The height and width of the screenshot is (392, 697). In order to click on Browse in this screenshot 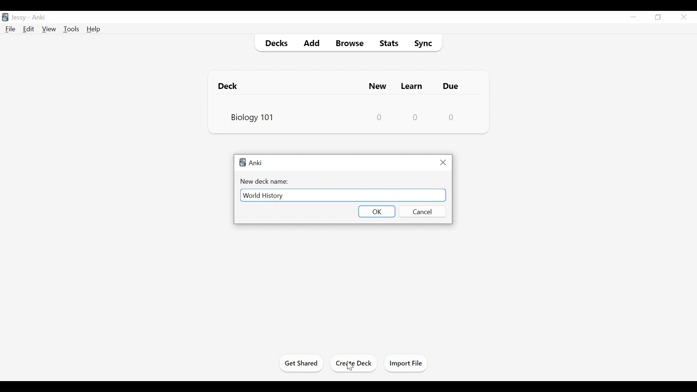, I will do `click(348, 42)`.